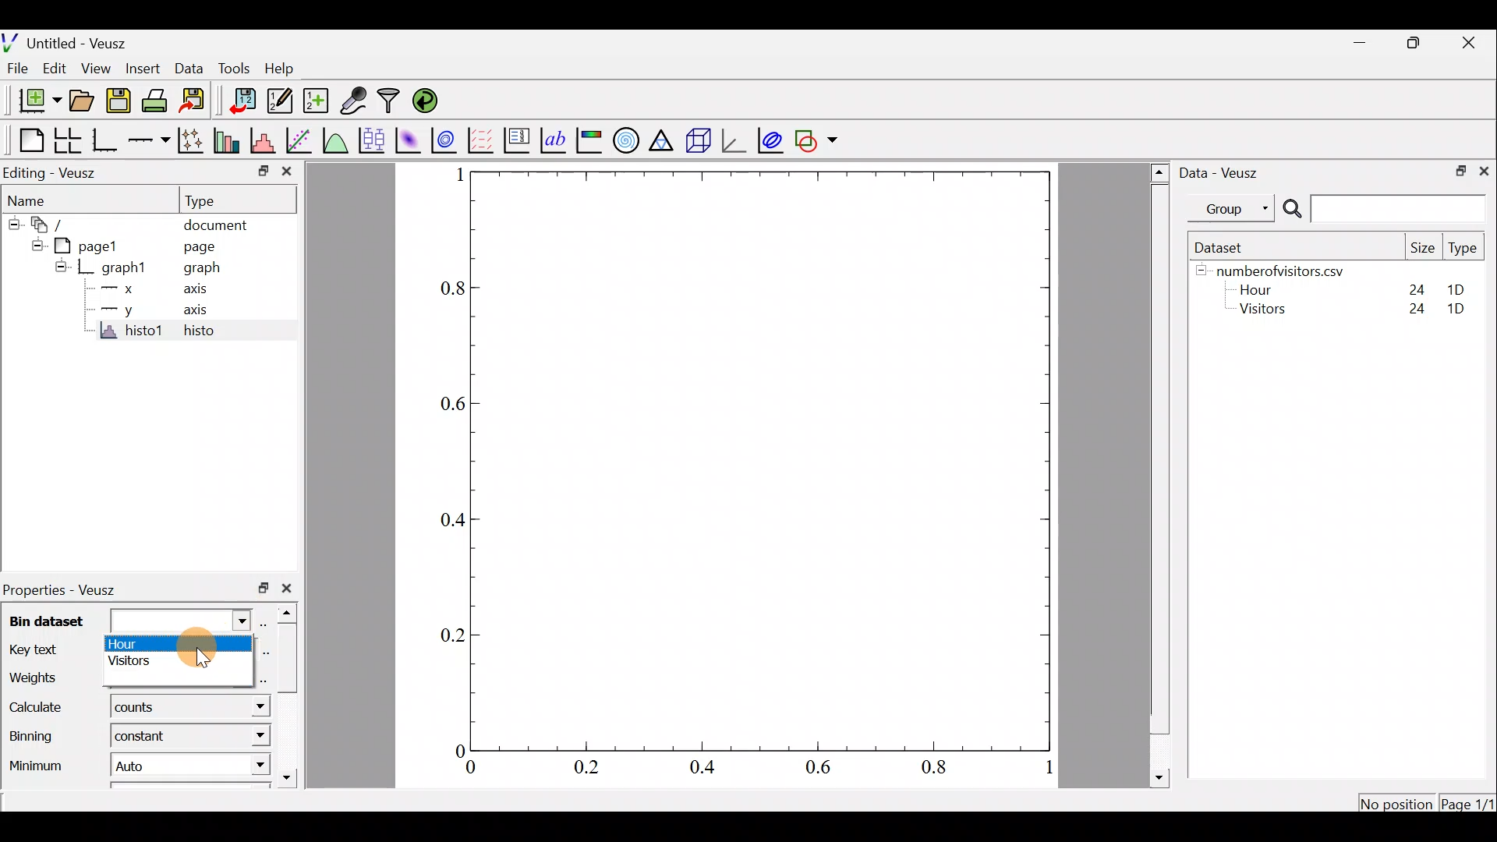 The width and height of the screenshot is (1497, 842). What do you see at coordinates (44, 650) in the screenshot?
I see `Key text` at bounding box center [44, 650].